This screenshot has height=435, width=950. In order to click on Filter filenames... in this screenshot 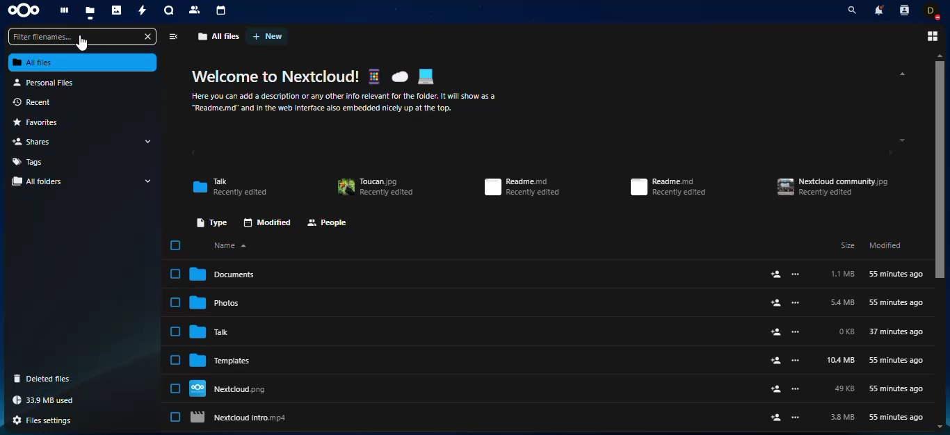, I will do `click(75, 37)`.